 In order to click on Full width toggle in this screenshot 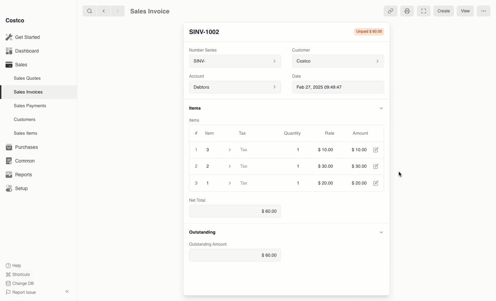, I will do `click(423, 11)`.